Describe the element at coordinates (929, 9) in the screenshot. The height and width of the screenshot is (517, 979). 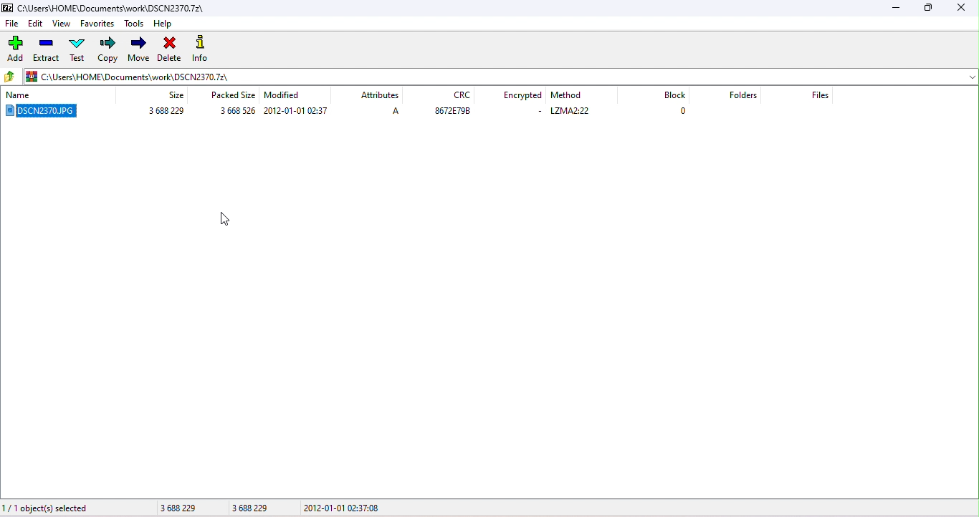
I see `maximize` at that location.